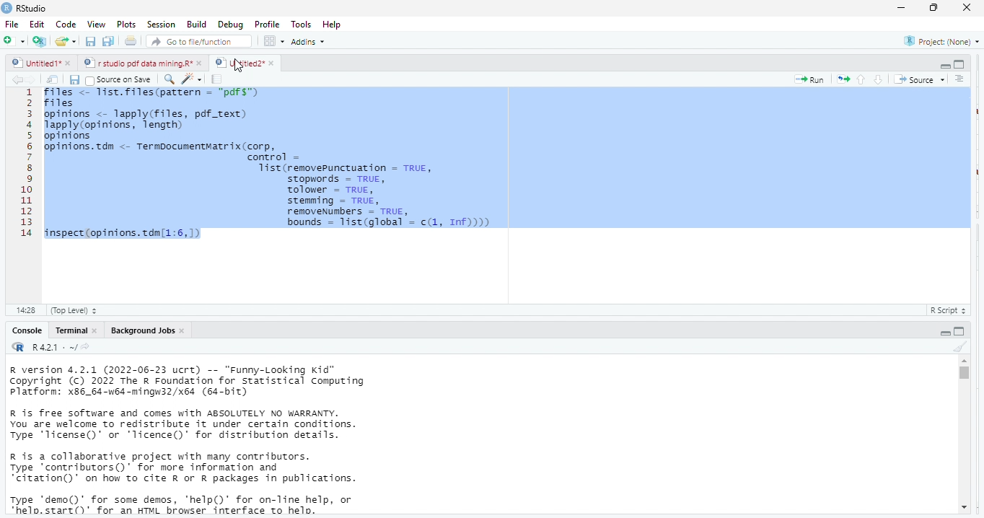 Image resolution: width=984 pixels, height=518 pixels. What do you see at coordinates (901, 7) in the screenshot?
I see `minimize` at bounding box center [901, 7].